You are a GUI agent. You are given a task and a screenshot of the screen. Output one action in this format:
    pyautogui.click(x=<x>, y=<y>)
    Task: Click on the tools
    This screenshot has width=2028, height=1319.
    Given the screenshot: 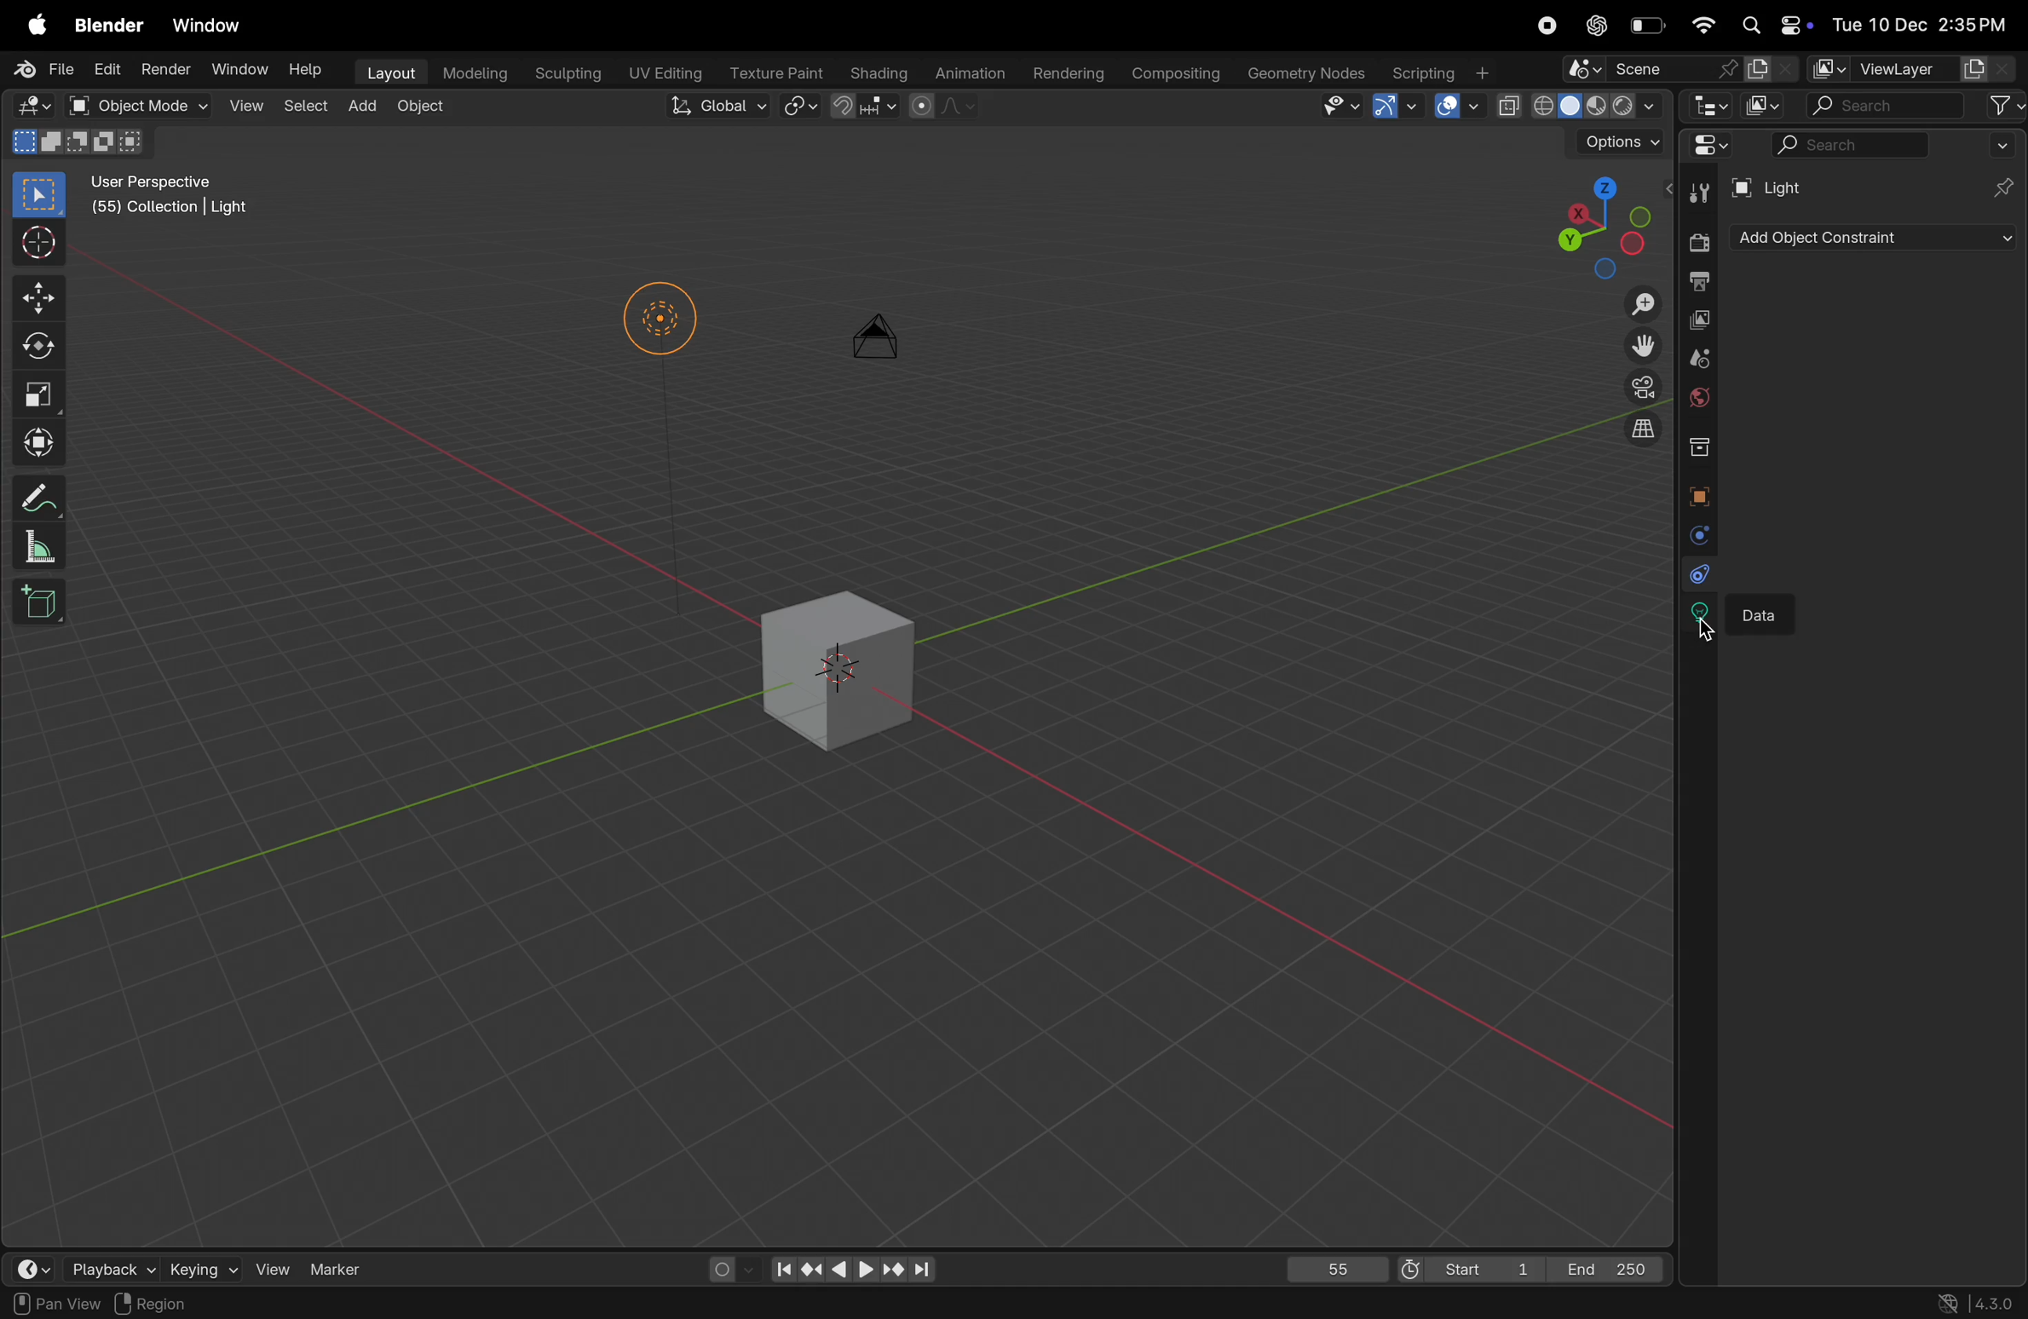 What is the action you would take?
    pyautogui.click(x=1698, y=191)
    